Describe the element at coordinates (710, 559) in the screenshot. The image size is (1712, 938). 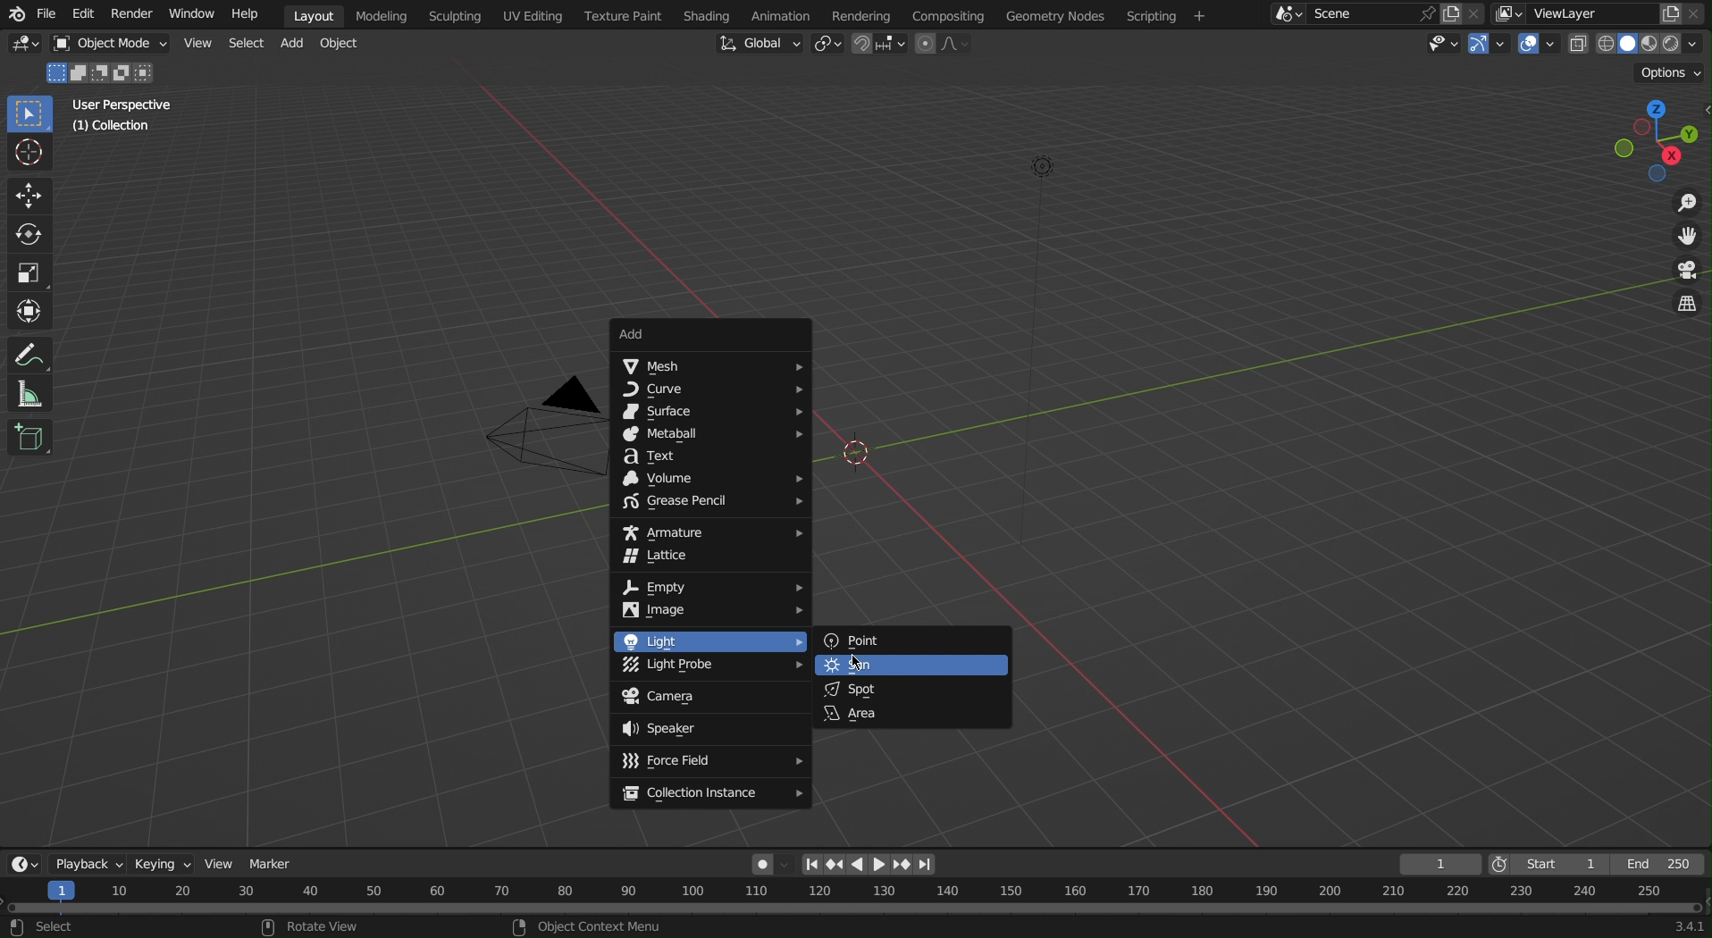
I see `Lattice` at that location.